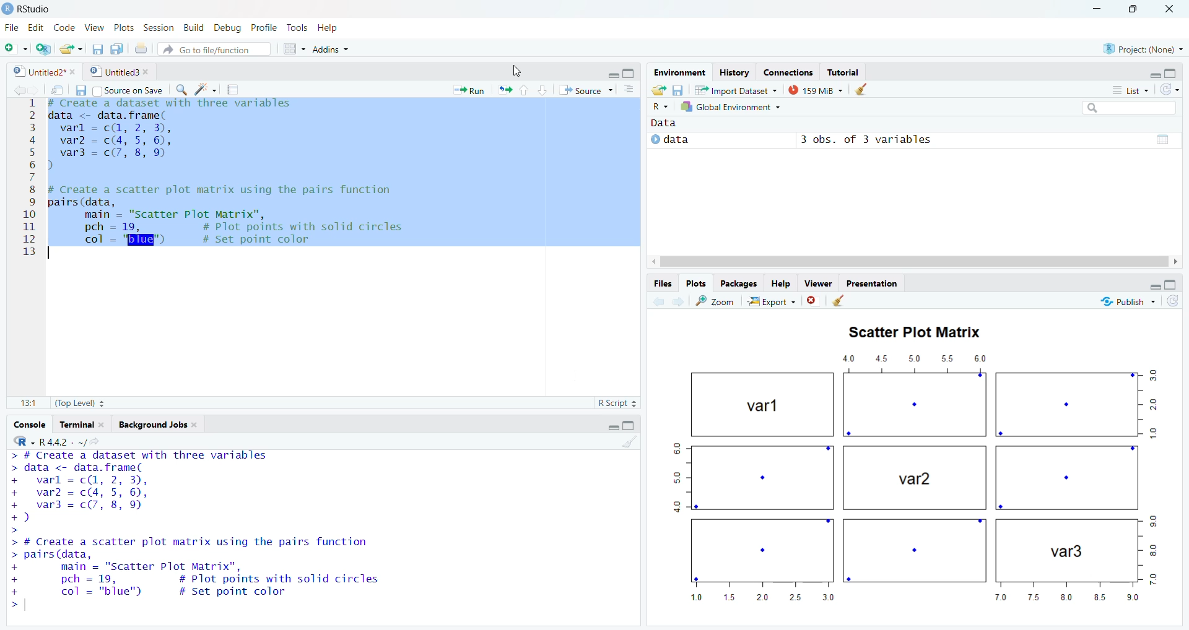 This screenshot has width=1189, height=630. Describe the element at coordinates (658, 89) in the screenshot. I see `Load workspace` at that location.